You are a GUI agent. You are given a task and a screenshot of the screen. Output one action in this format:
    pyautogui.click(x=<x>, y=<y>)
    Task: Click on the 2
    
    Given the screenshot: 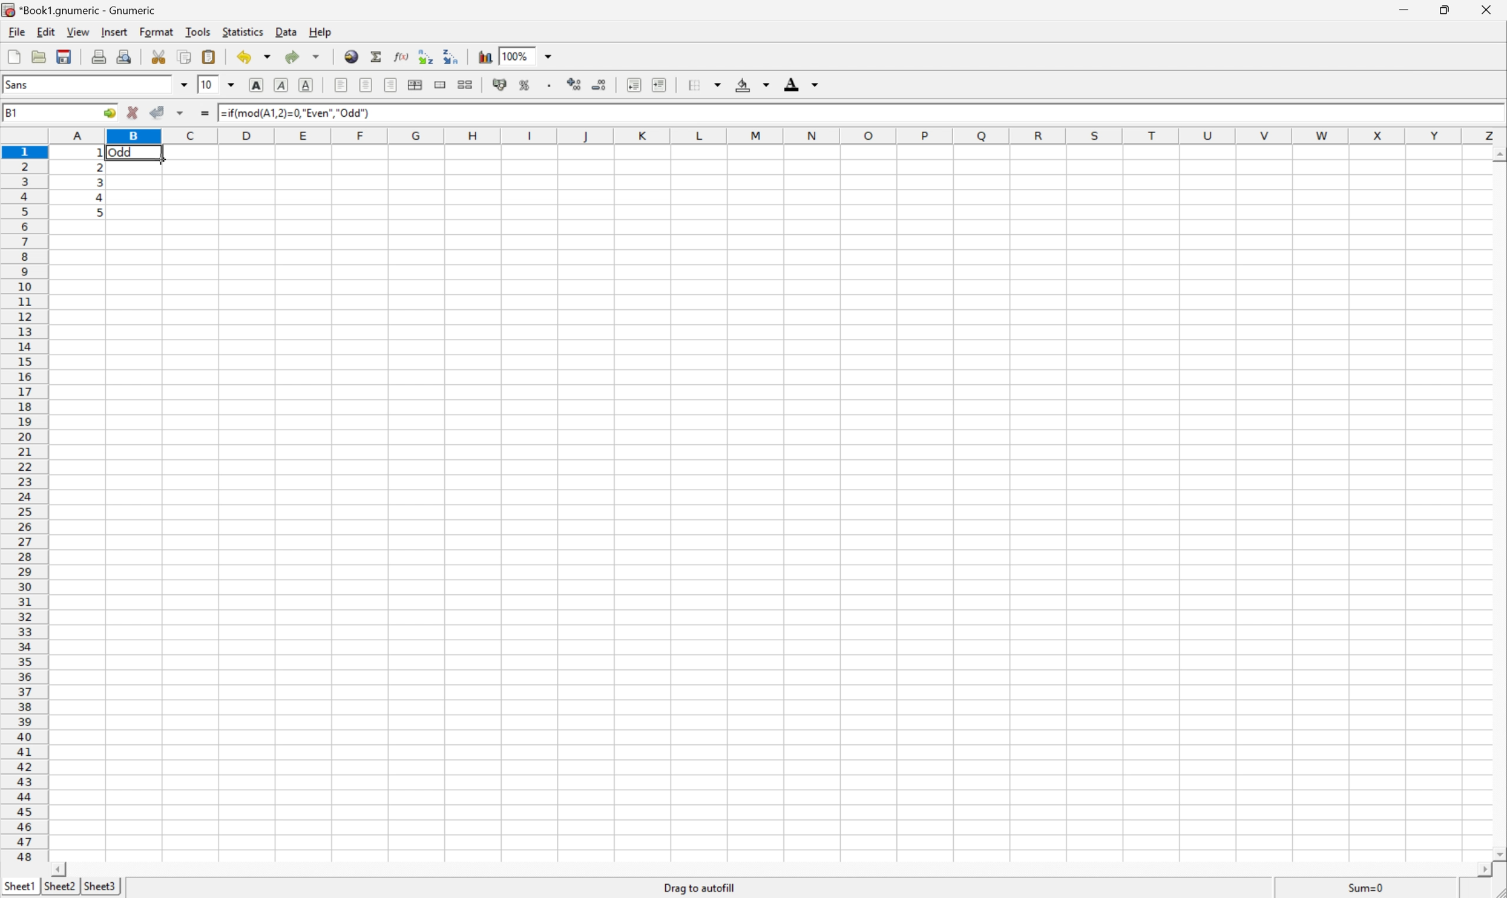 What is the action you would take?
    pyautogui.click(x=99, y=165)
    